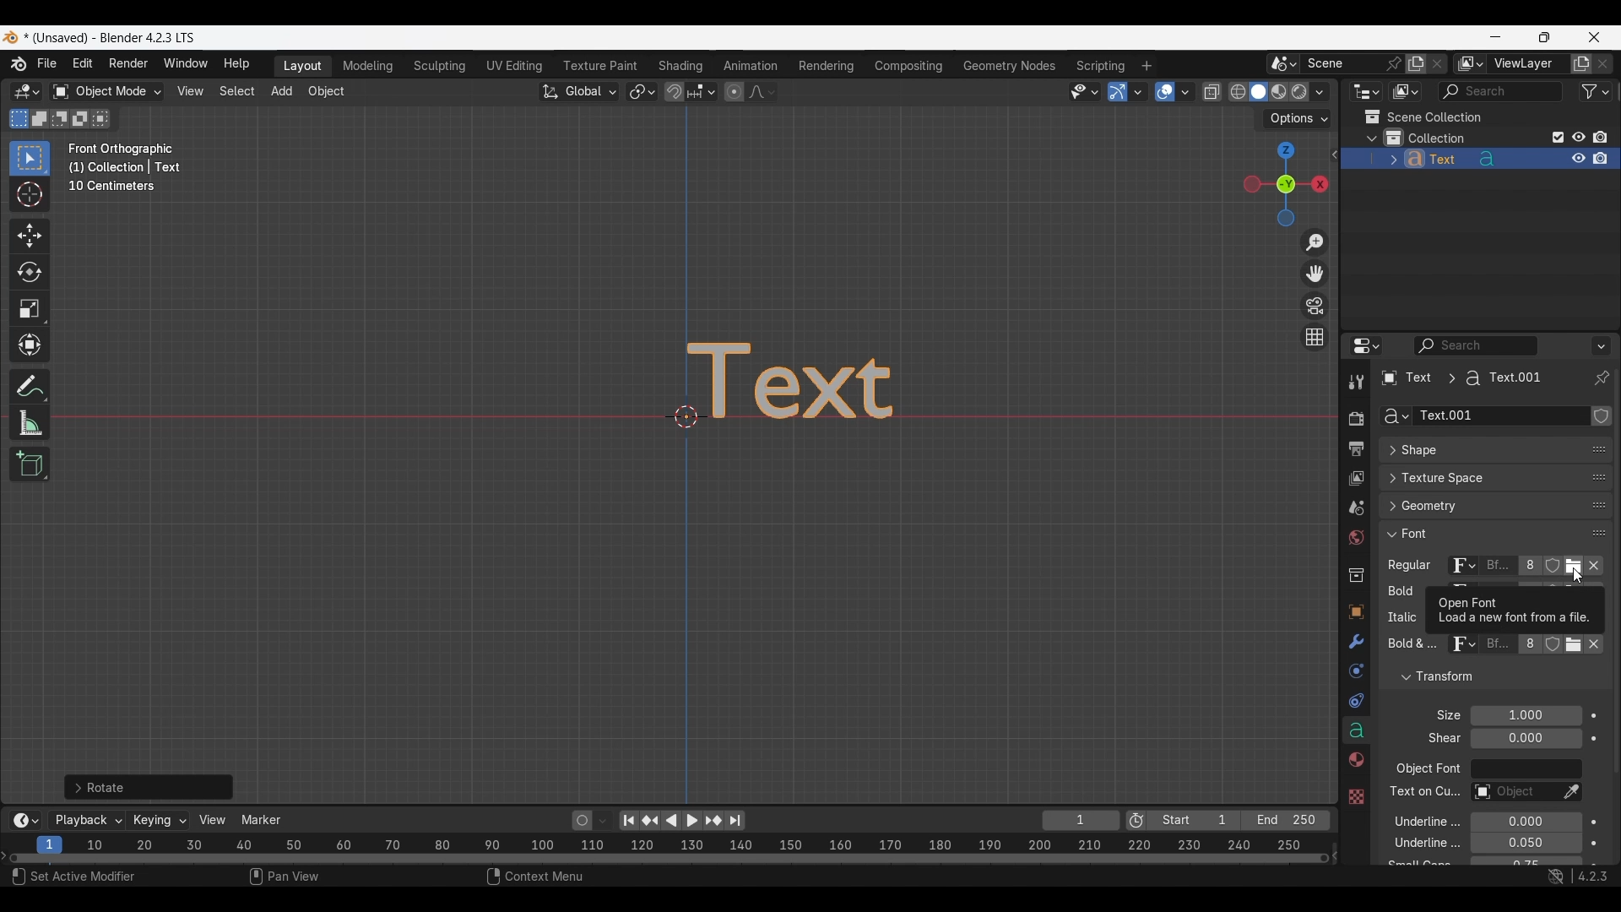 The height and width of the screenshot is (912, 1621). Describe the element at coordinates (1282, 184) in the screenshot. I see `Click to use a preset viewport` at that location.